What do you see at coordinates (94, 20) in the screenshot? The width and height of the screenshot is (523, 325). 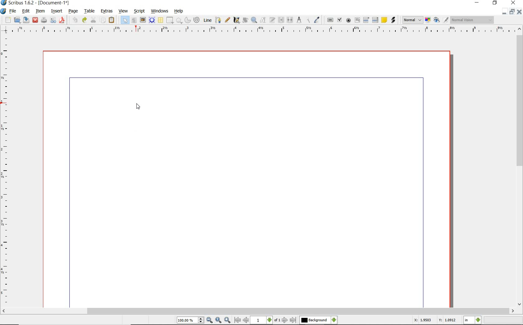 I see `cut` at bounding box center [94, 20].